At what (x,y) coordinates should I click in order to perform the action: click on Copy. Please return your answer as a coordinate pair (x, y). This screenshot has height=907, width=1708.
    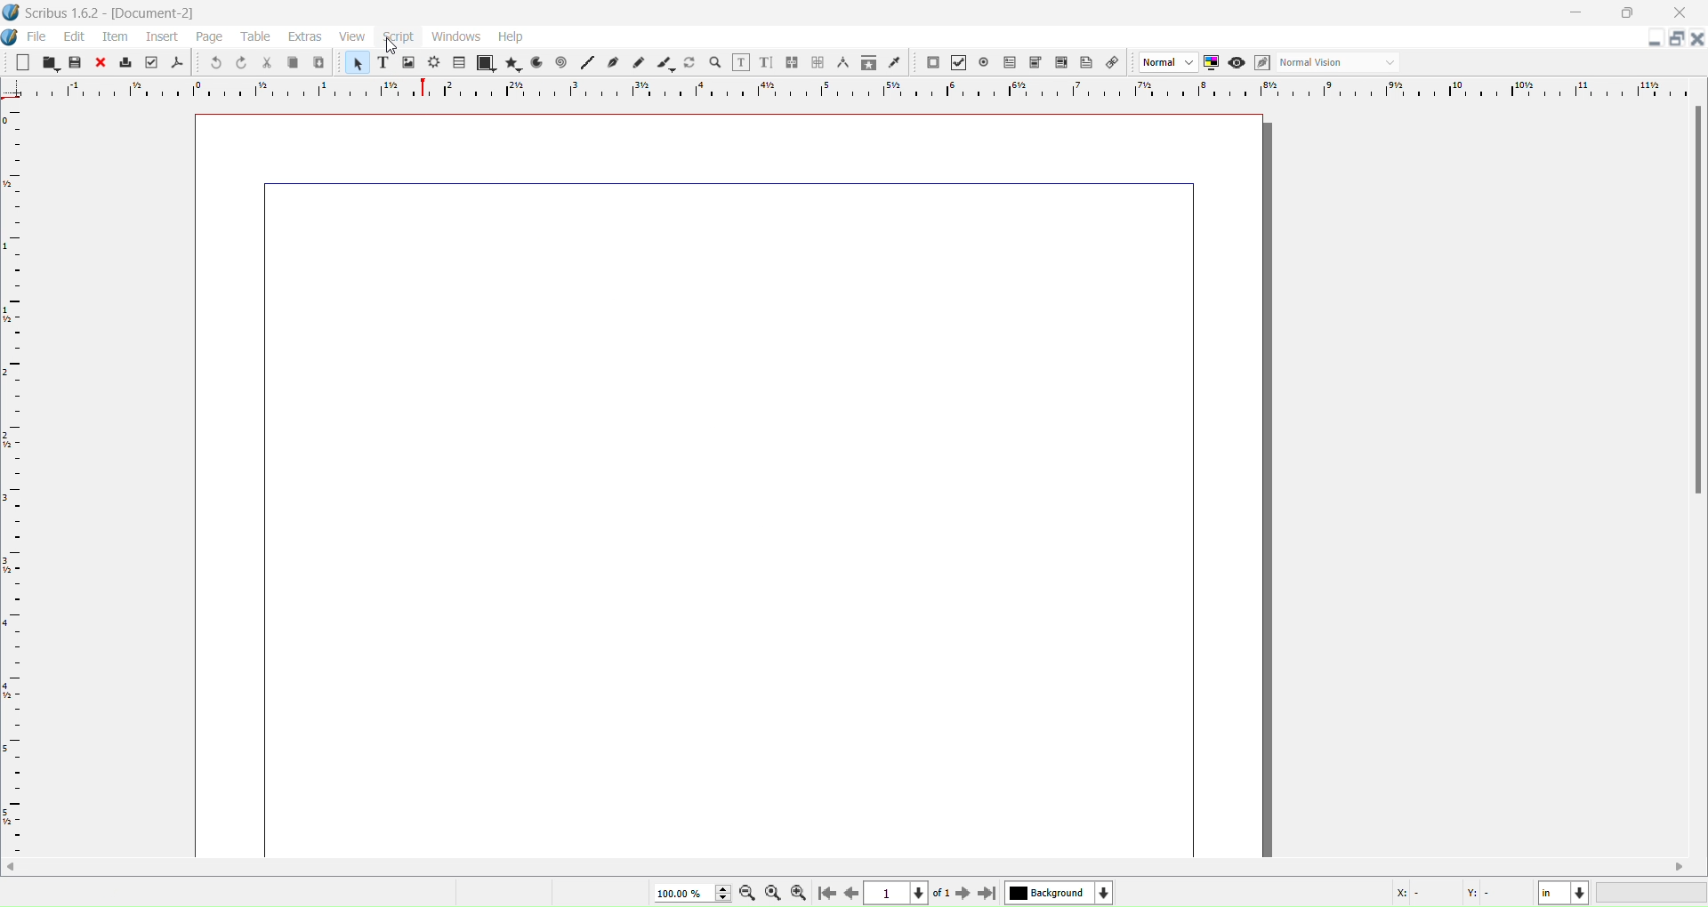
    Looking at the image, I should click on (294, 62).